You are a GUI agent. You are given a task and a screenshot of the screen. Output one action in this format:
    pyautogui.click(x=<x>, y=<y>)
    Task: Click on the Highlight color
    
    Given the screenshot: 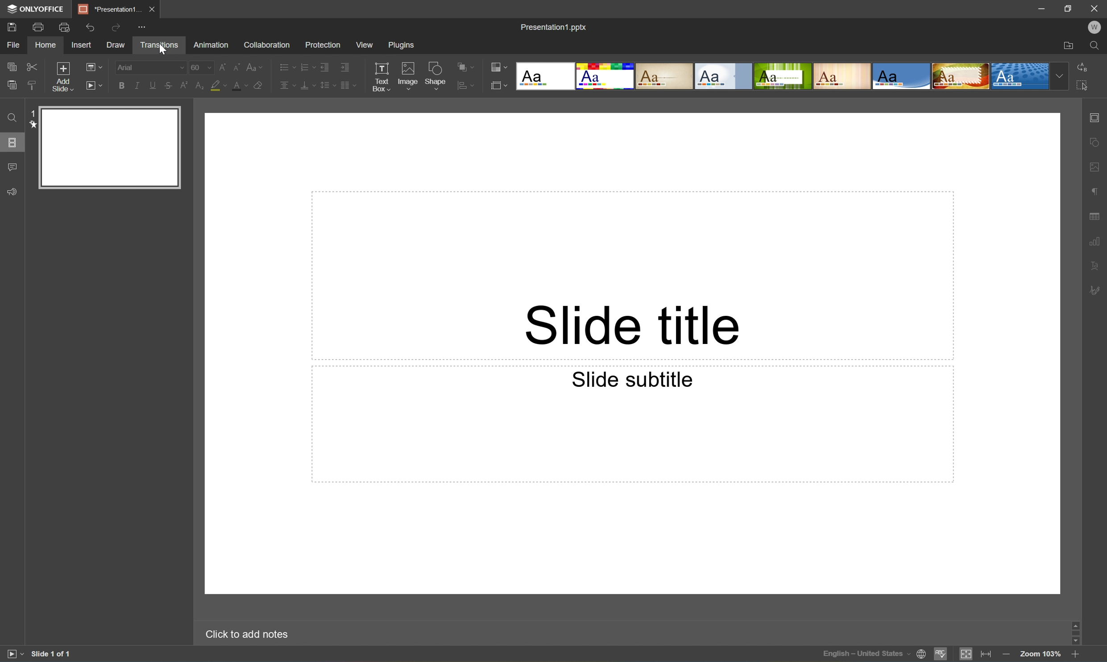 What is the action you would take?
    pyautogui.click(x=217, y=84)
    